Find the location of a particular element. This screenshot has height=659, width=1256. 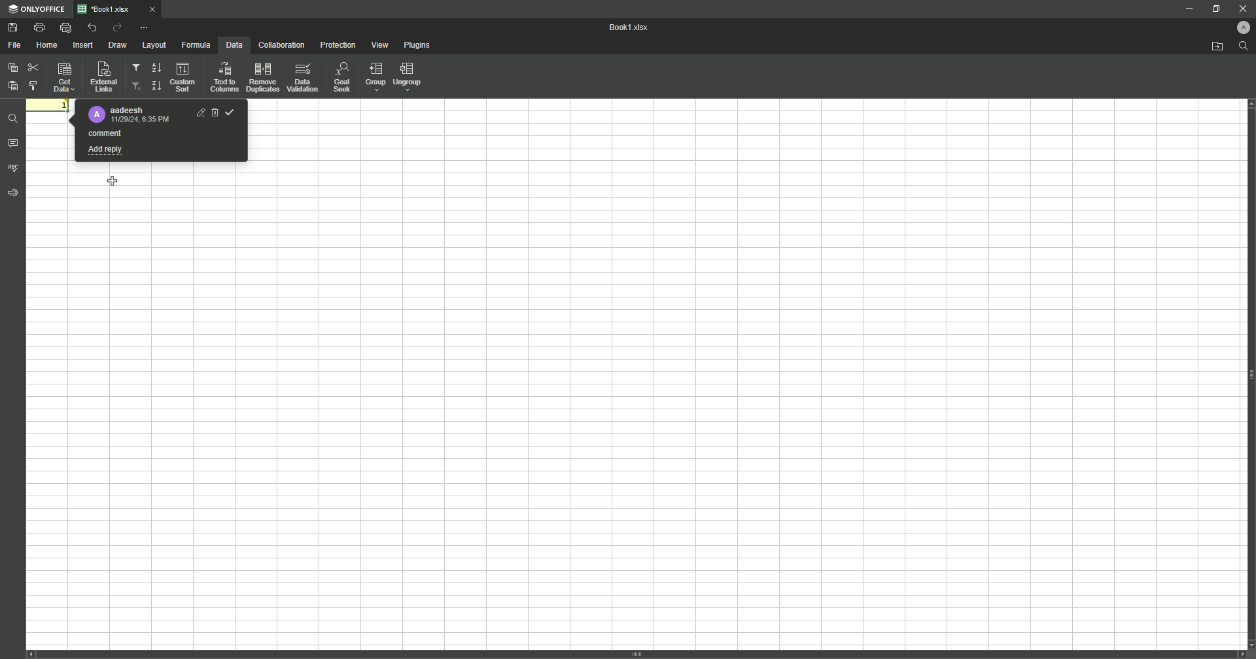

Group is located at coordinates (374, 78).